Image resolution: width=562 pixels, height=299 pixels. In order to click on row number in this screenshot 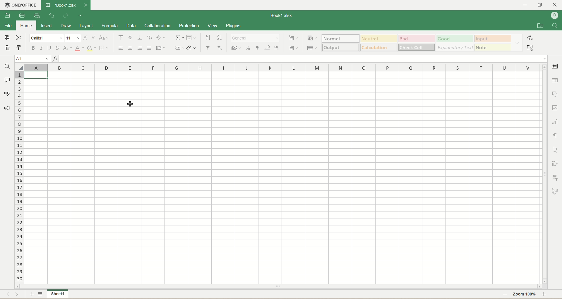, I will do `click(20, 176)`.